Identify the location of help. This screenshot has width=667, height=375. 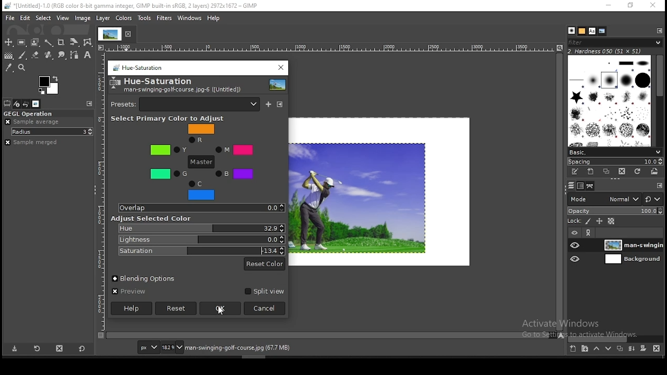
(131, 309).